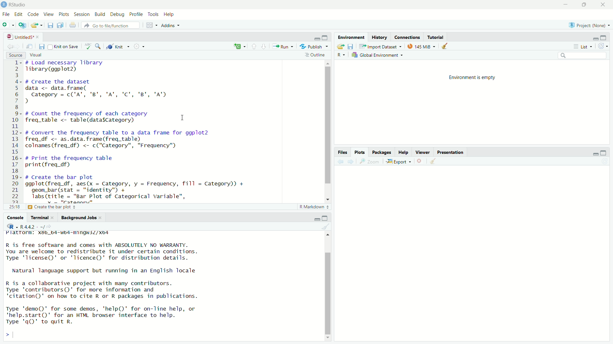 The height and width of the screenshot is (344, 613). What do you see at coordinates (360, 152) in the screenshot?
I see `plots` at bounding box center [360, 152].